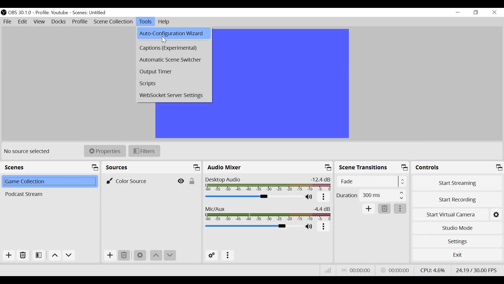  Describe the element at coordinates (457, 255) in the screenshot. I see `Exit` at that location.